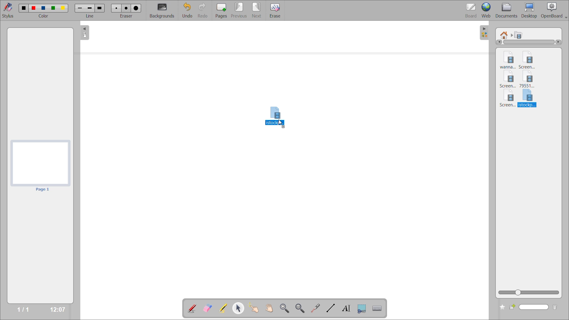  Describe the element at coordinates (345, 309) in the screenshot. I see `write text` at that location.